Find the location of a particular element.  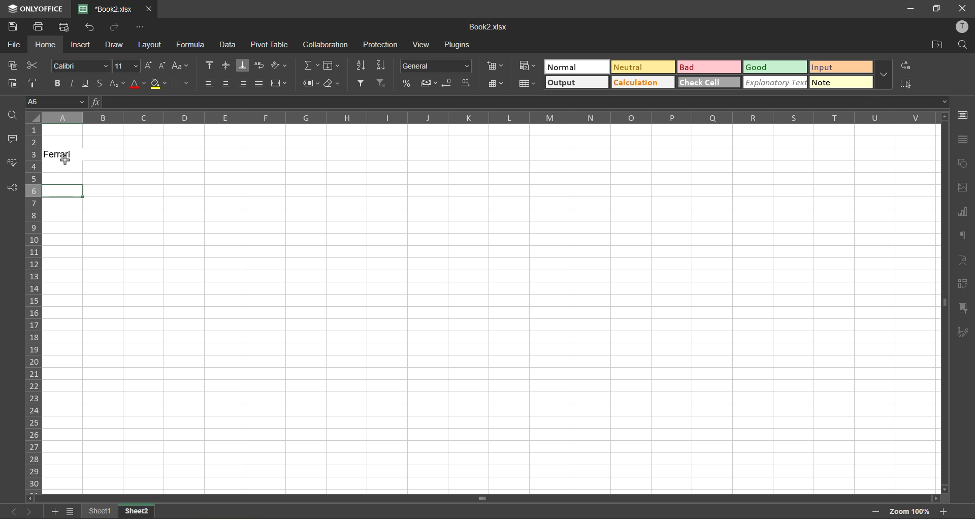

column names is located at coordinates (486, 117).